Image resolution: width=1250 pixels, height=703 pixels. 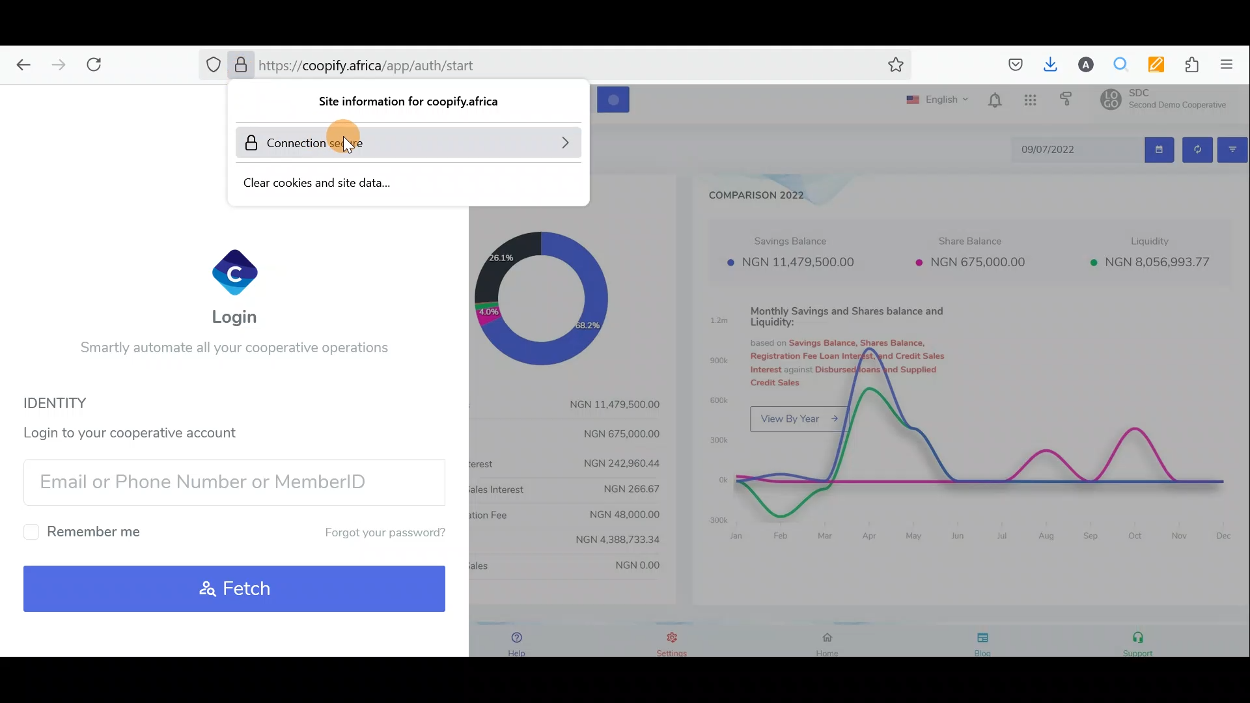 What do you see at coordinates (1116, 65) in the screenshot?
I see `Multiple search & highlight` at bounding box center [1116, 65].